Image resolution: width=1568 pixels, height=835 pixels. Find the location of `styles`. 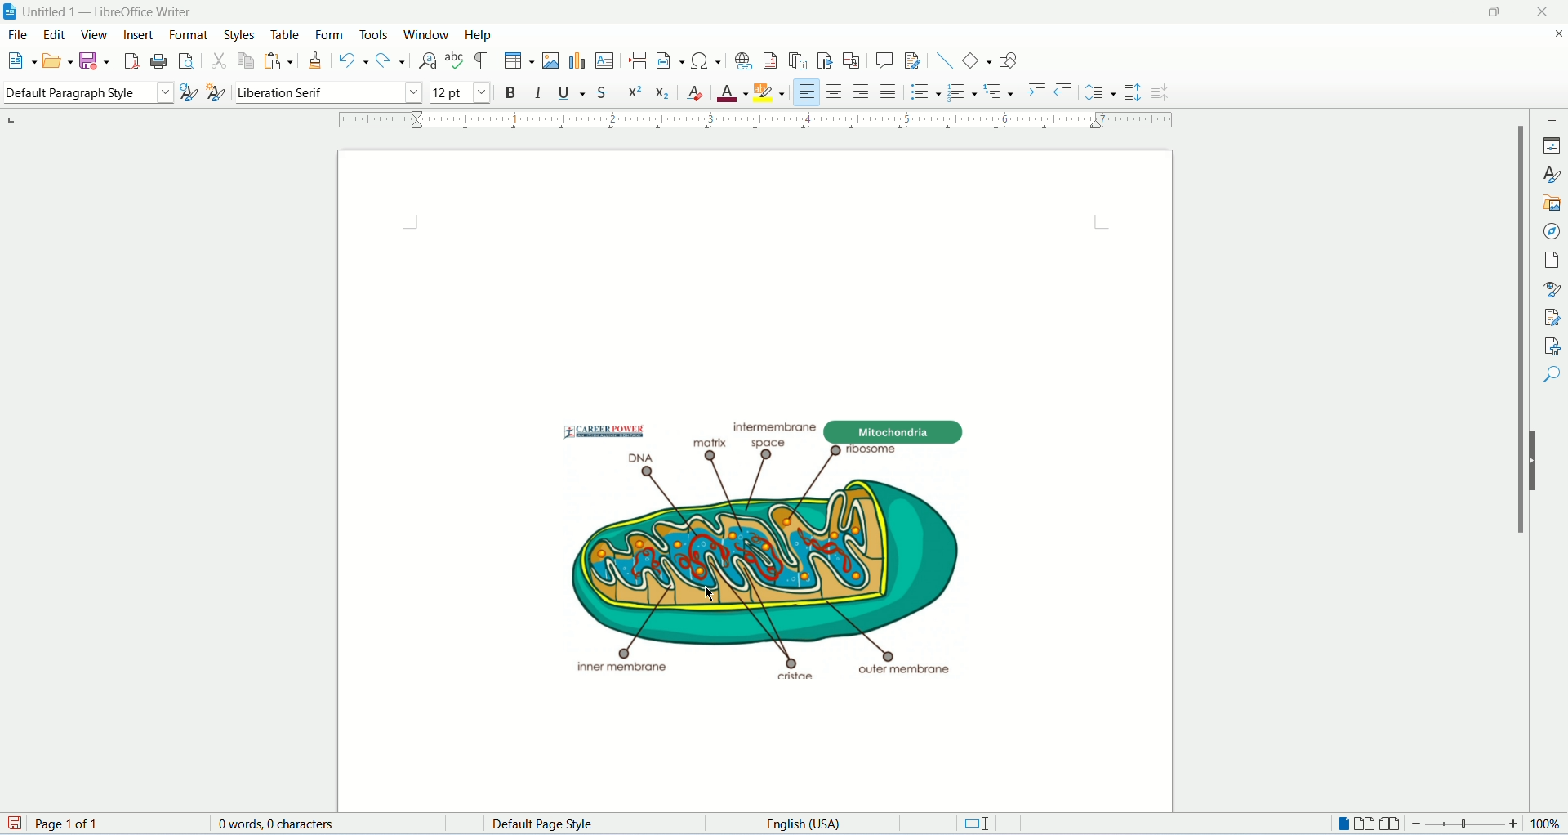

styles is located at coordinates (1552, 174).